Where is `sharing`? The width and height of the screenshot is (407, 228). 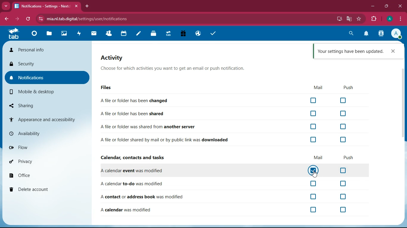
sharing is located at coordinates (45, 105).